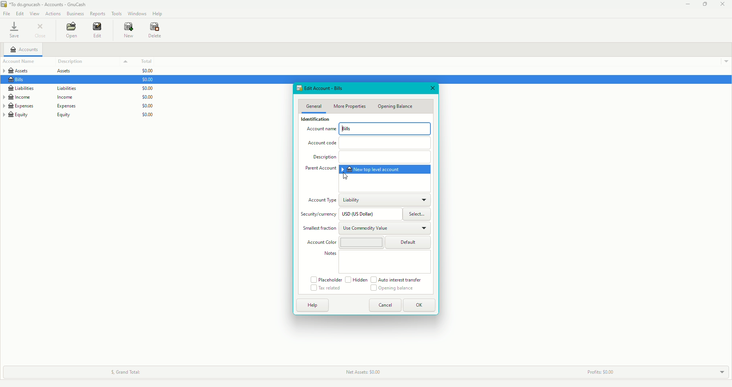 This screenshot has width=732, height=387. Describe the element at coordinates (43, 97) in the screenshot. I see `Income` at that location.